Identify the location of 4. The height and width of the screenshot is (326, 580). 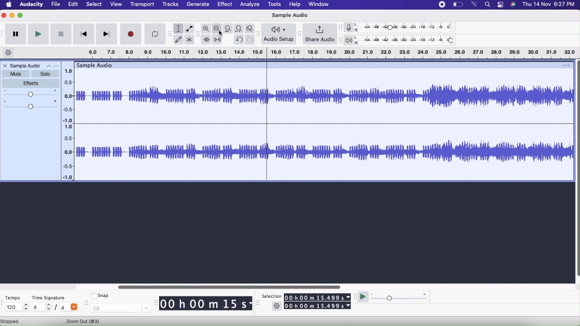
(69, 308).